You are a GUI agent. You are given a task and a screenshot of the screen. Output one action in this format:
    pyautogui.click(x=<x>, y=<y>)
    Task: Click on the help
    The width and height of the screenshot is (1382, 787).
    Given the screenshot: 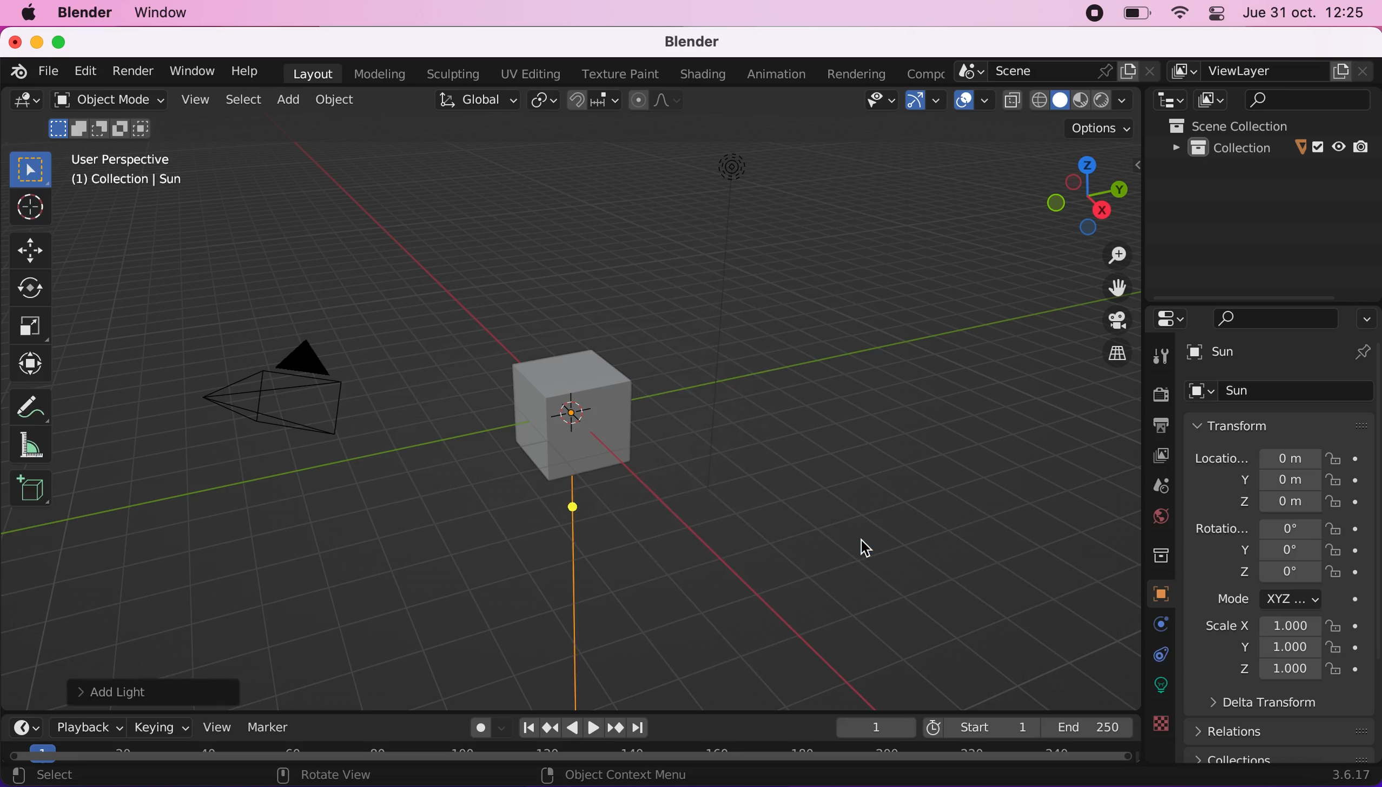 What is the action you would take?
    pyautogui.click(x=244, y=71)
    